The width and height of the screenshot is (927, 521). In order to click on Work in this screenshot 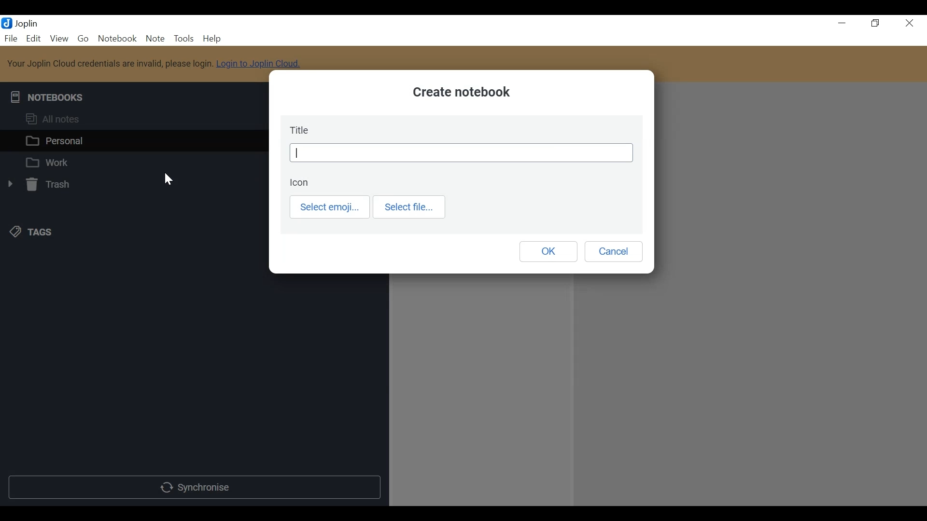, I will do `click(134, 162)`.